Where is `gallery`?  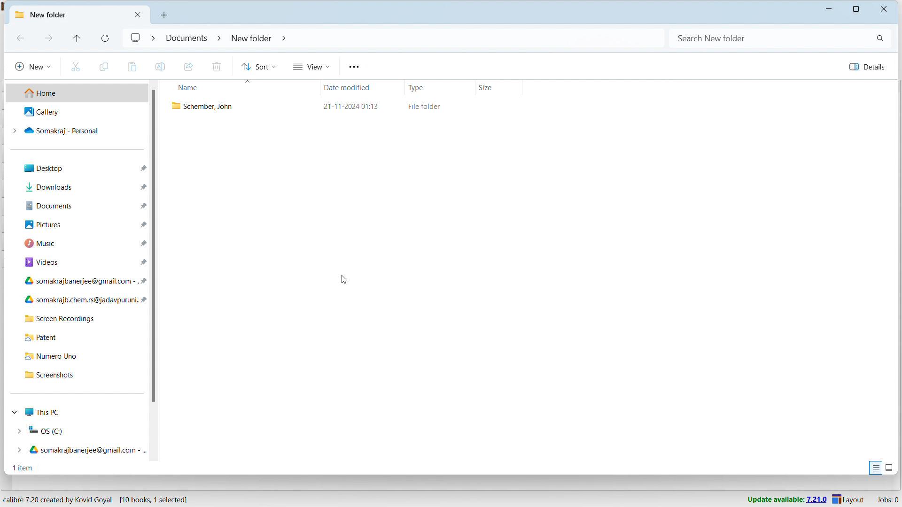 gallery is located at coordinates (71, 110).